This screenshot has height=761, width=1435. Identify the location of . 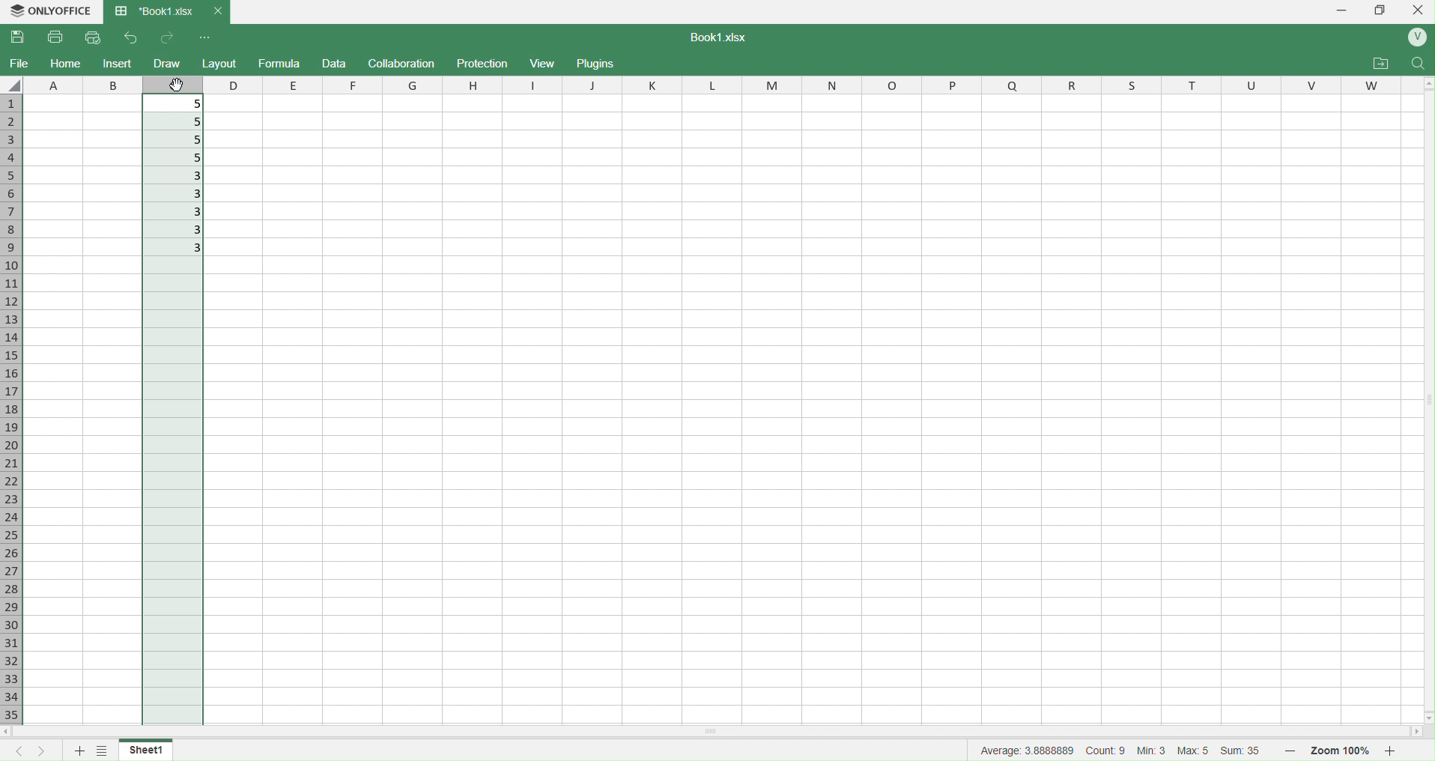
(1426, 714).